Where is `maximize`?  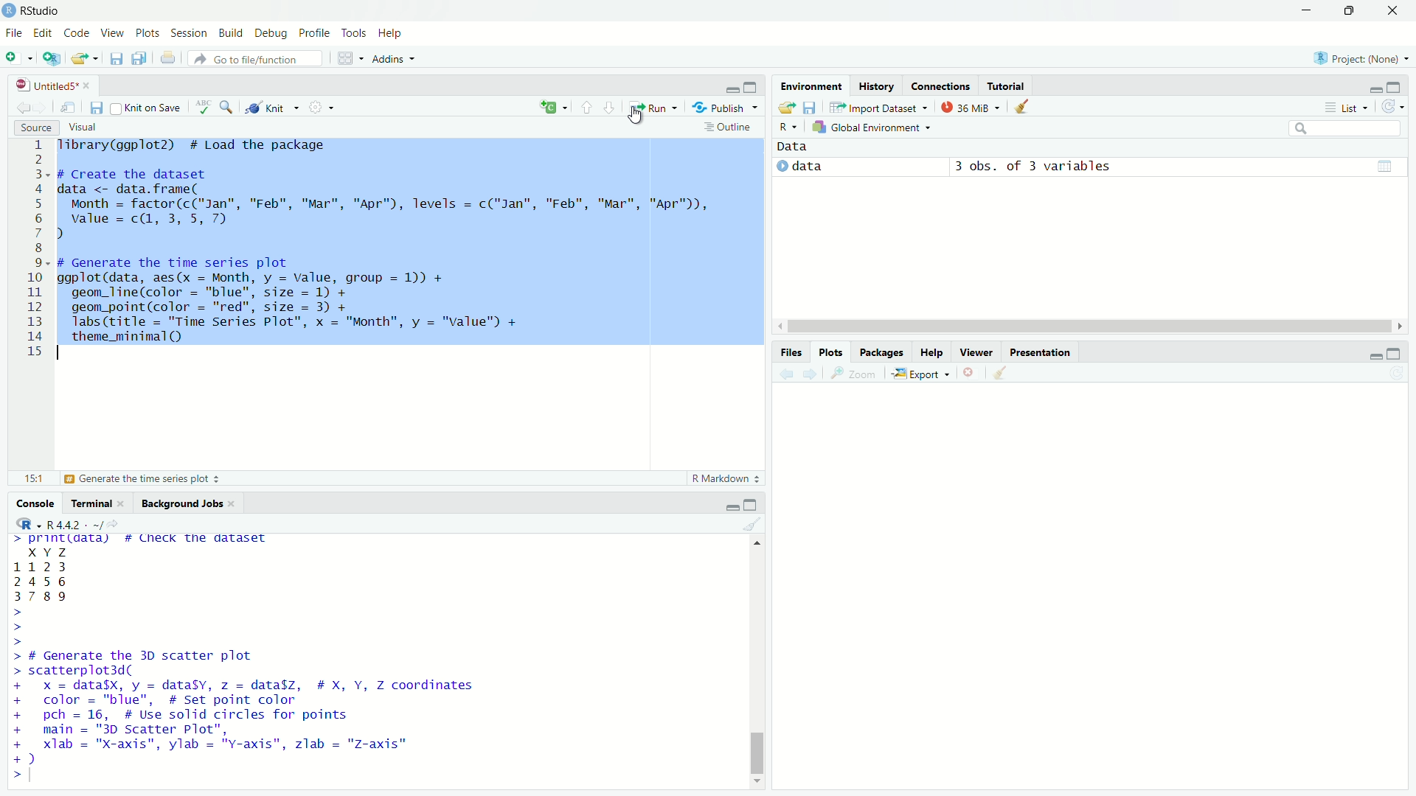 maximize is located at coordinates (752, 505).